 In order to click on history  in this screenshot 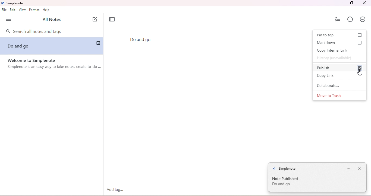, I will do `click(335, 58)`.